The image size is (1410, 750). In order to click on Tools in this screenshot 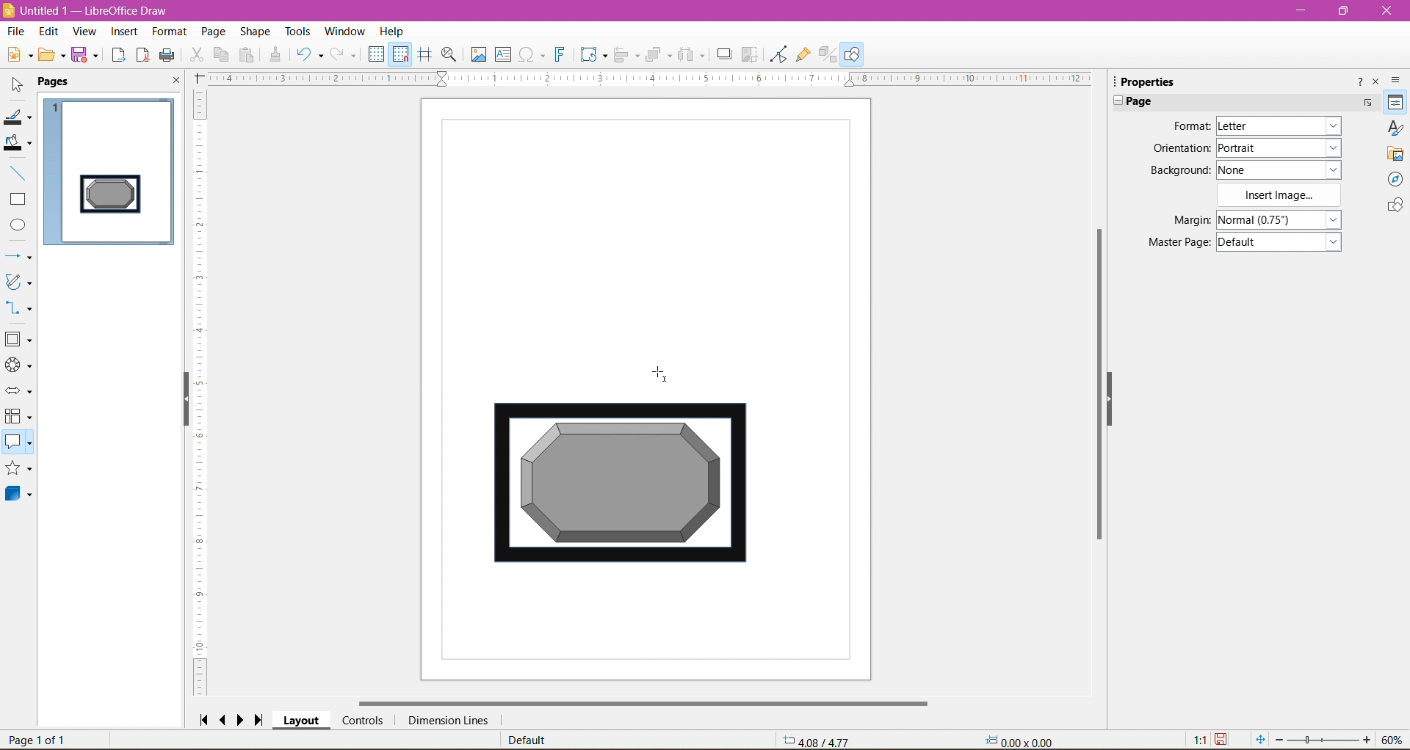, I will do `click(293, 30)`.